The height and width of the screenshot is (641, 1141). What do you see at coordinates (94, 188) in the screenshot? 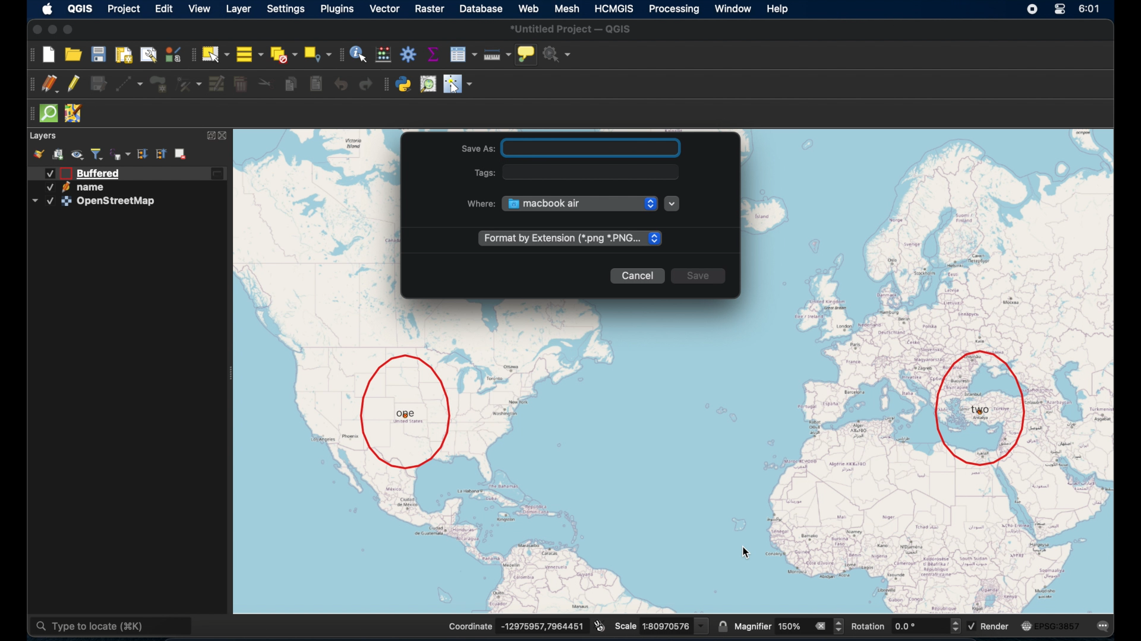
I see `name` at bounding box center [94, 188].